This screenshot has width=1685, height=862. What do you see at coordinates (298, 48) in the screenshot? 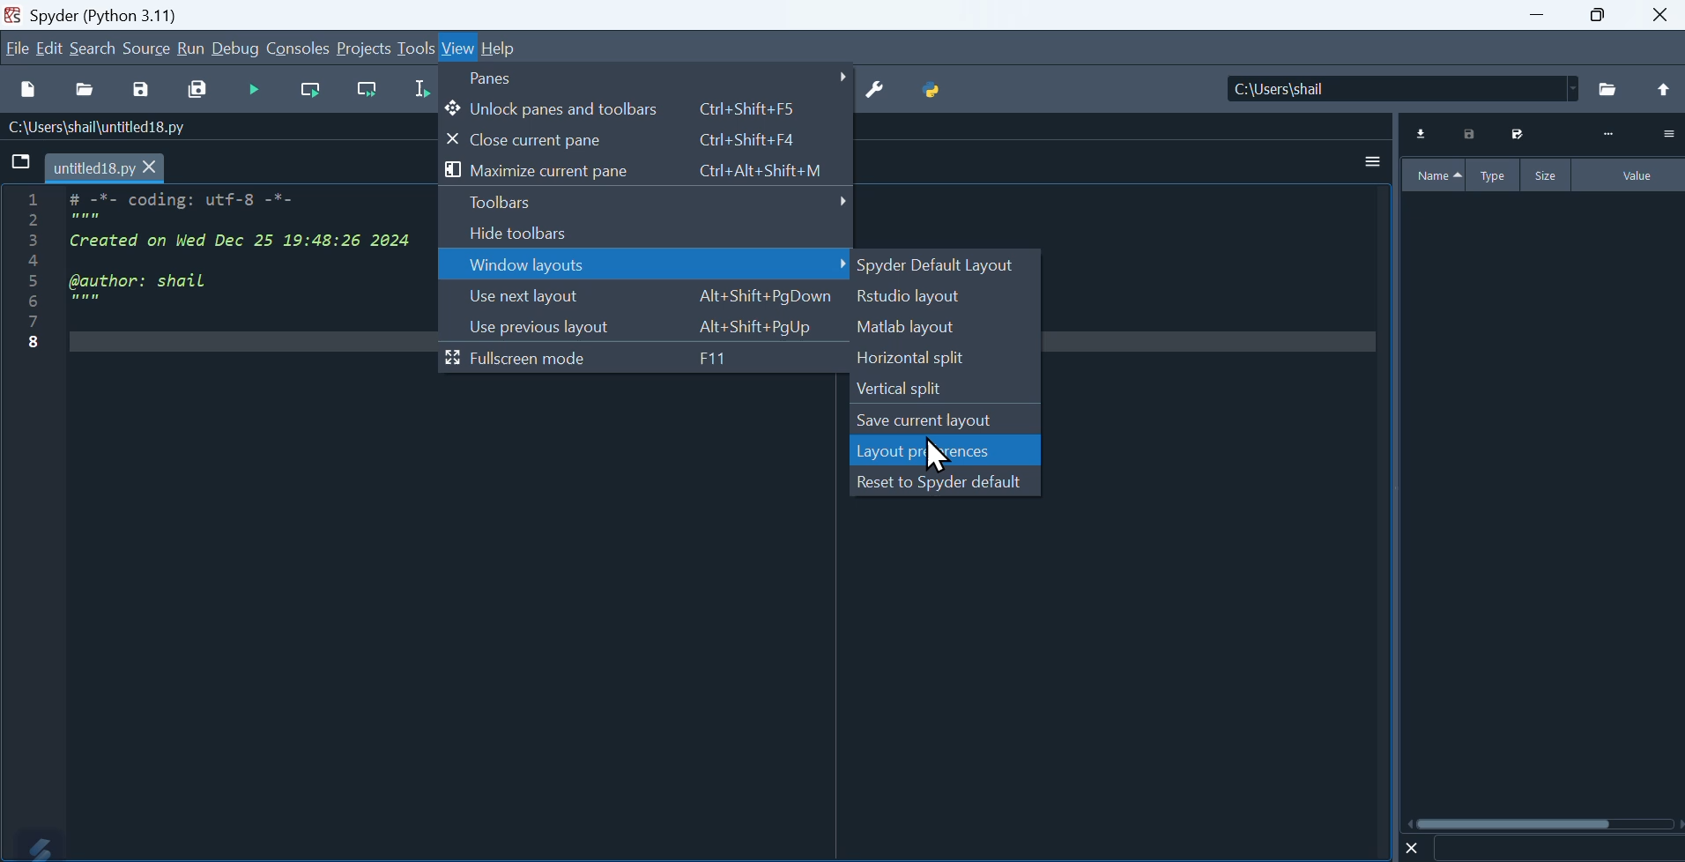
I see `Console` at bounding box center [298, 48].